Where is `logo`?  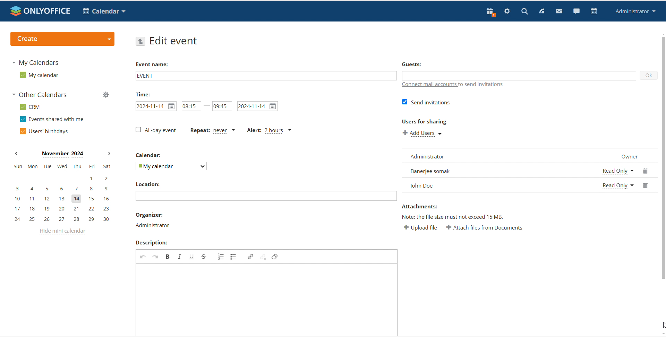 logo is located at coordinates (41, 11).